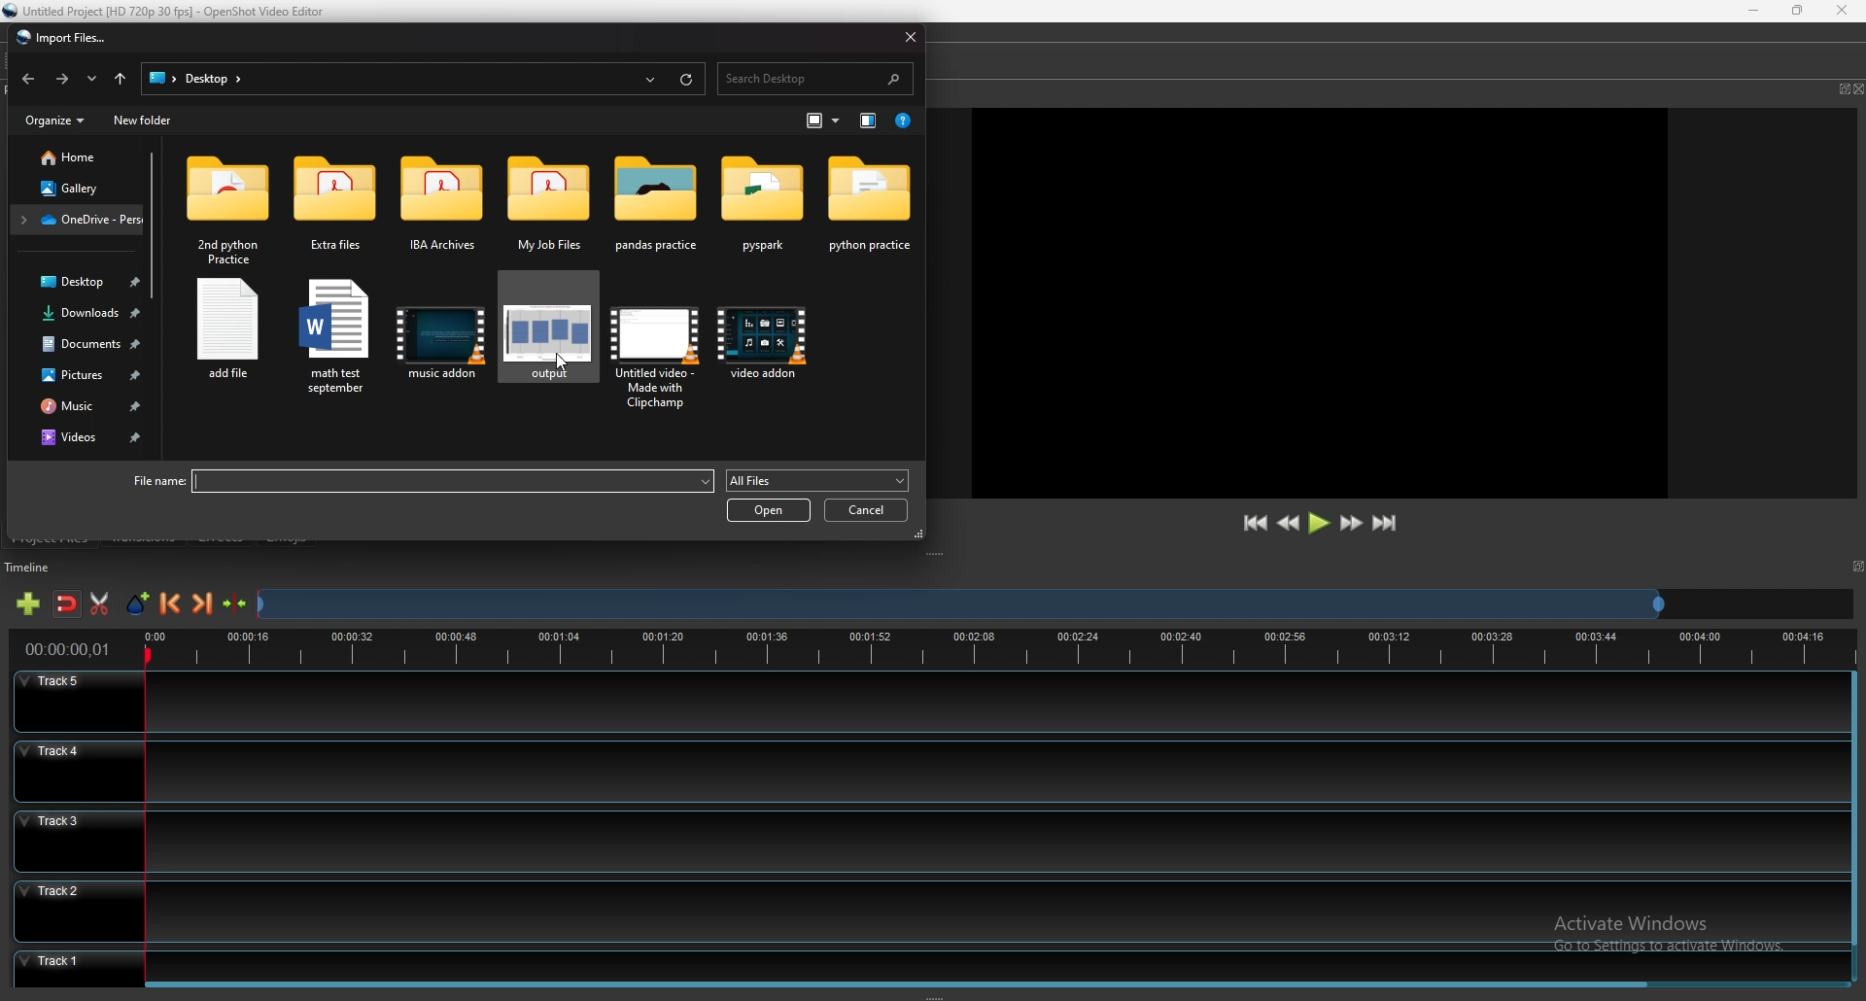 The width and height of the screenshot is (1866, 1001). I want to click on file name, so click(171, 10).